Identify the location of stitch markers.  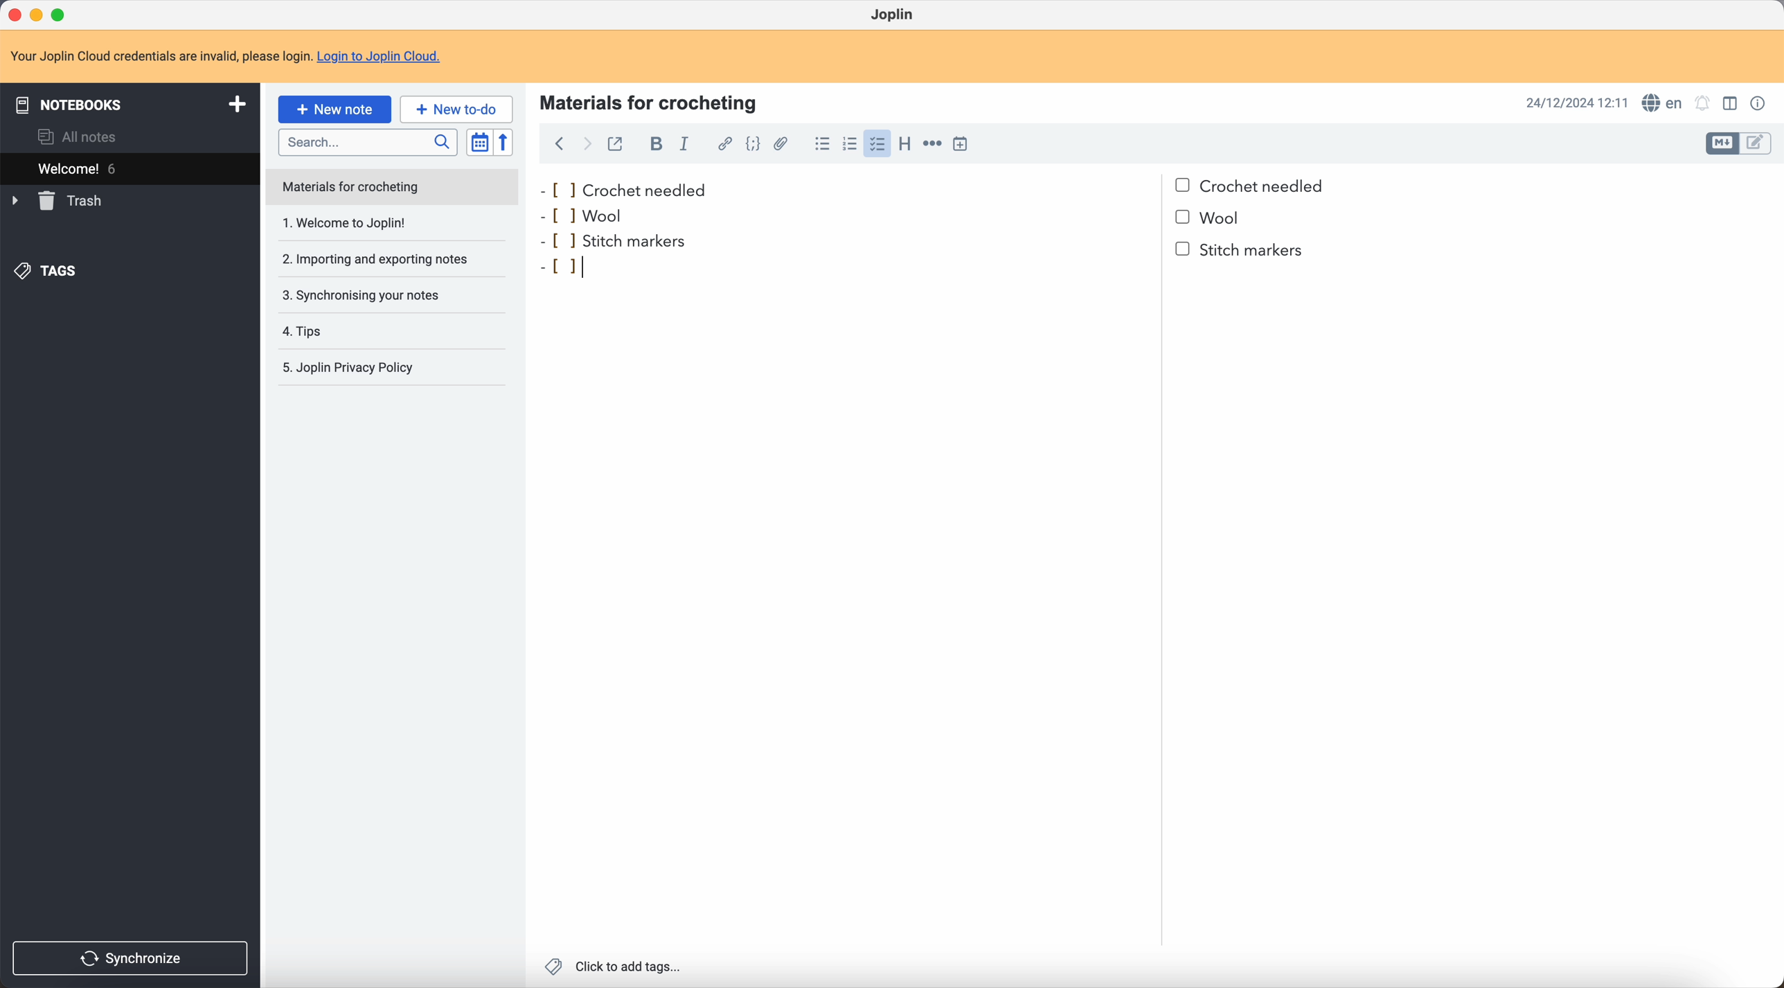
(639, 241).